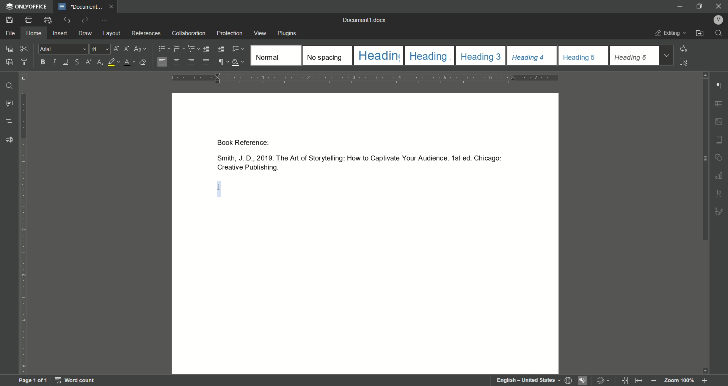  Describe the element at coordinates (622, 380) in the screenshot. I see `fit to page` at that location.